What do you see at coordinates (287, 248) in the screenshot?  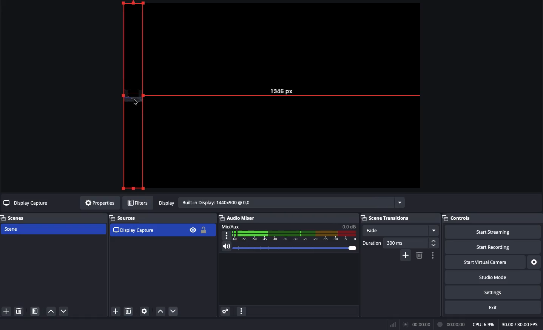 I see `Volume` at bounding box center [287, 248].